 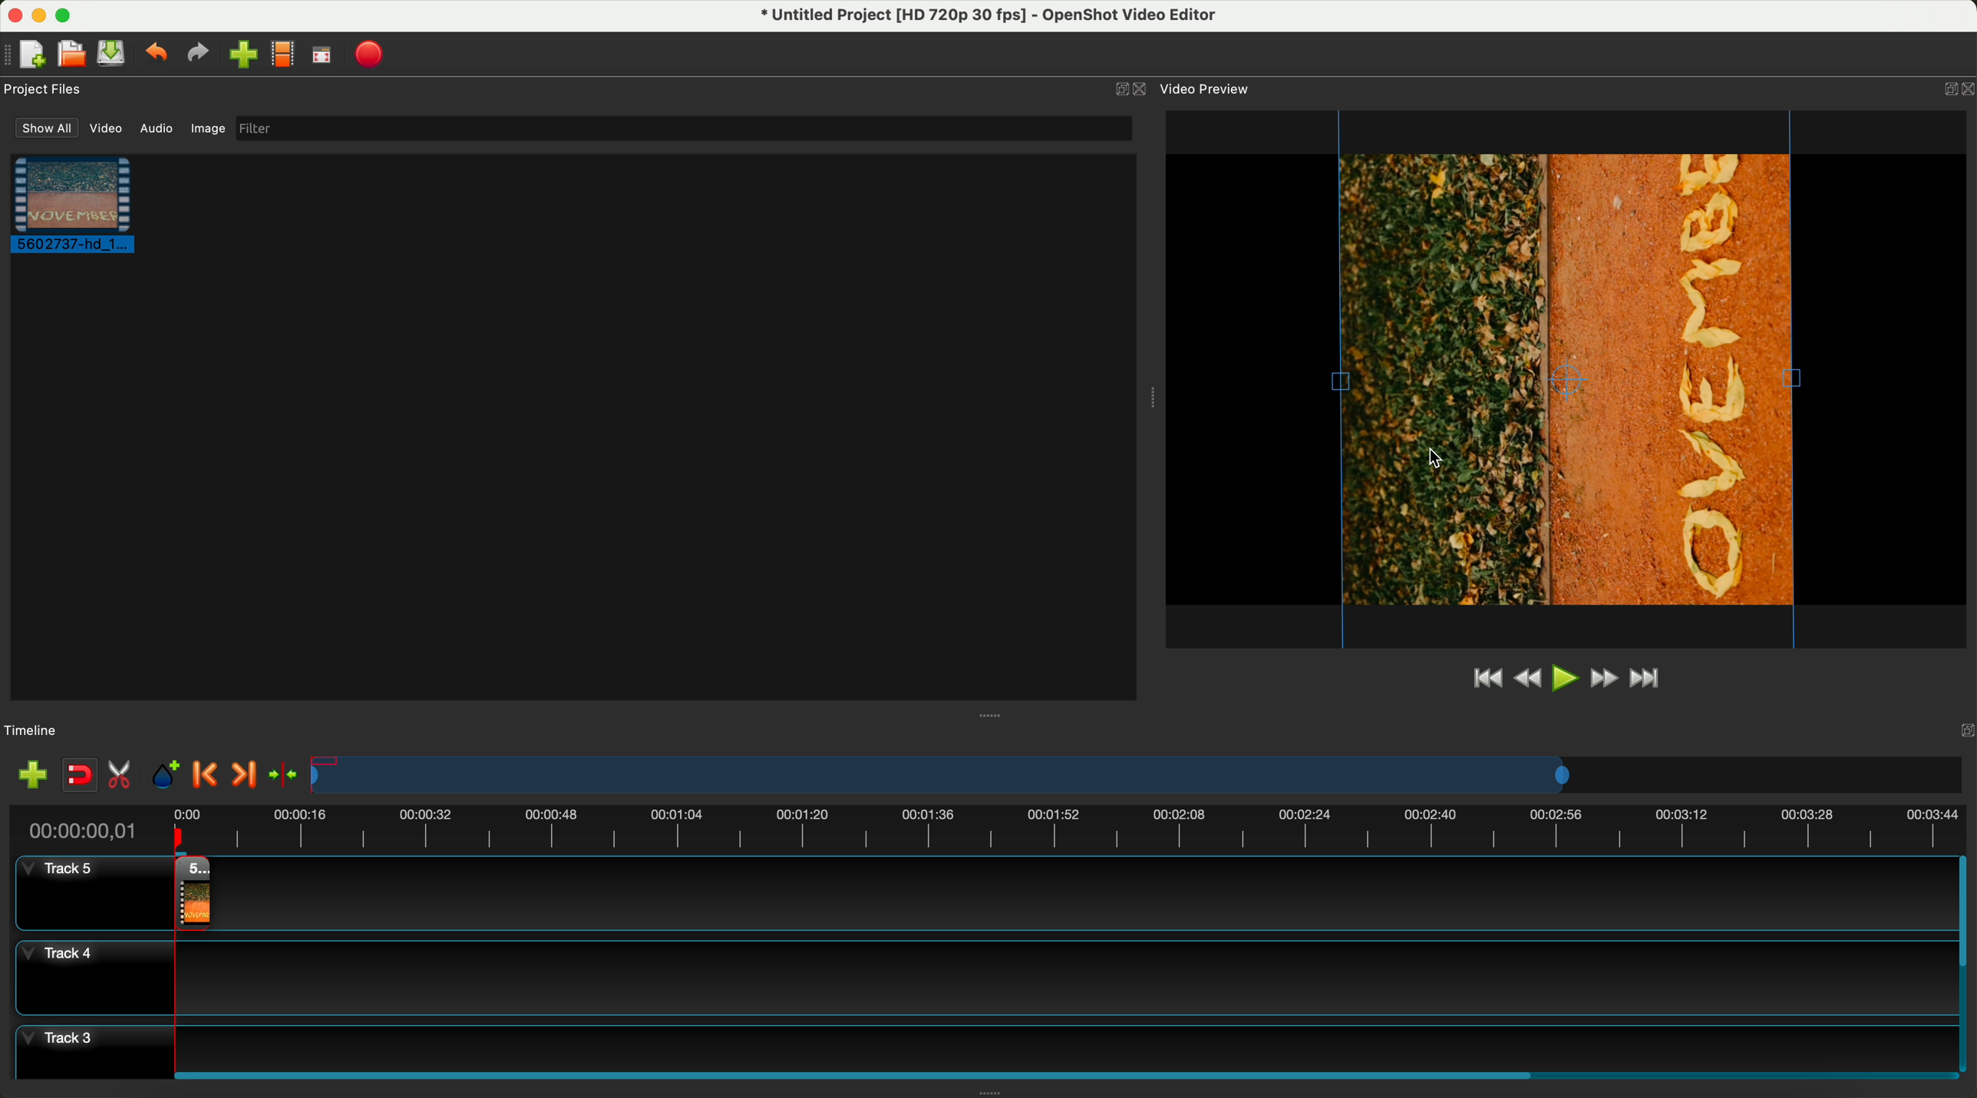 What do you see at coordinates (124, 777) in the screenshot?
I see `enable razor` at bounding box center [124, 777].